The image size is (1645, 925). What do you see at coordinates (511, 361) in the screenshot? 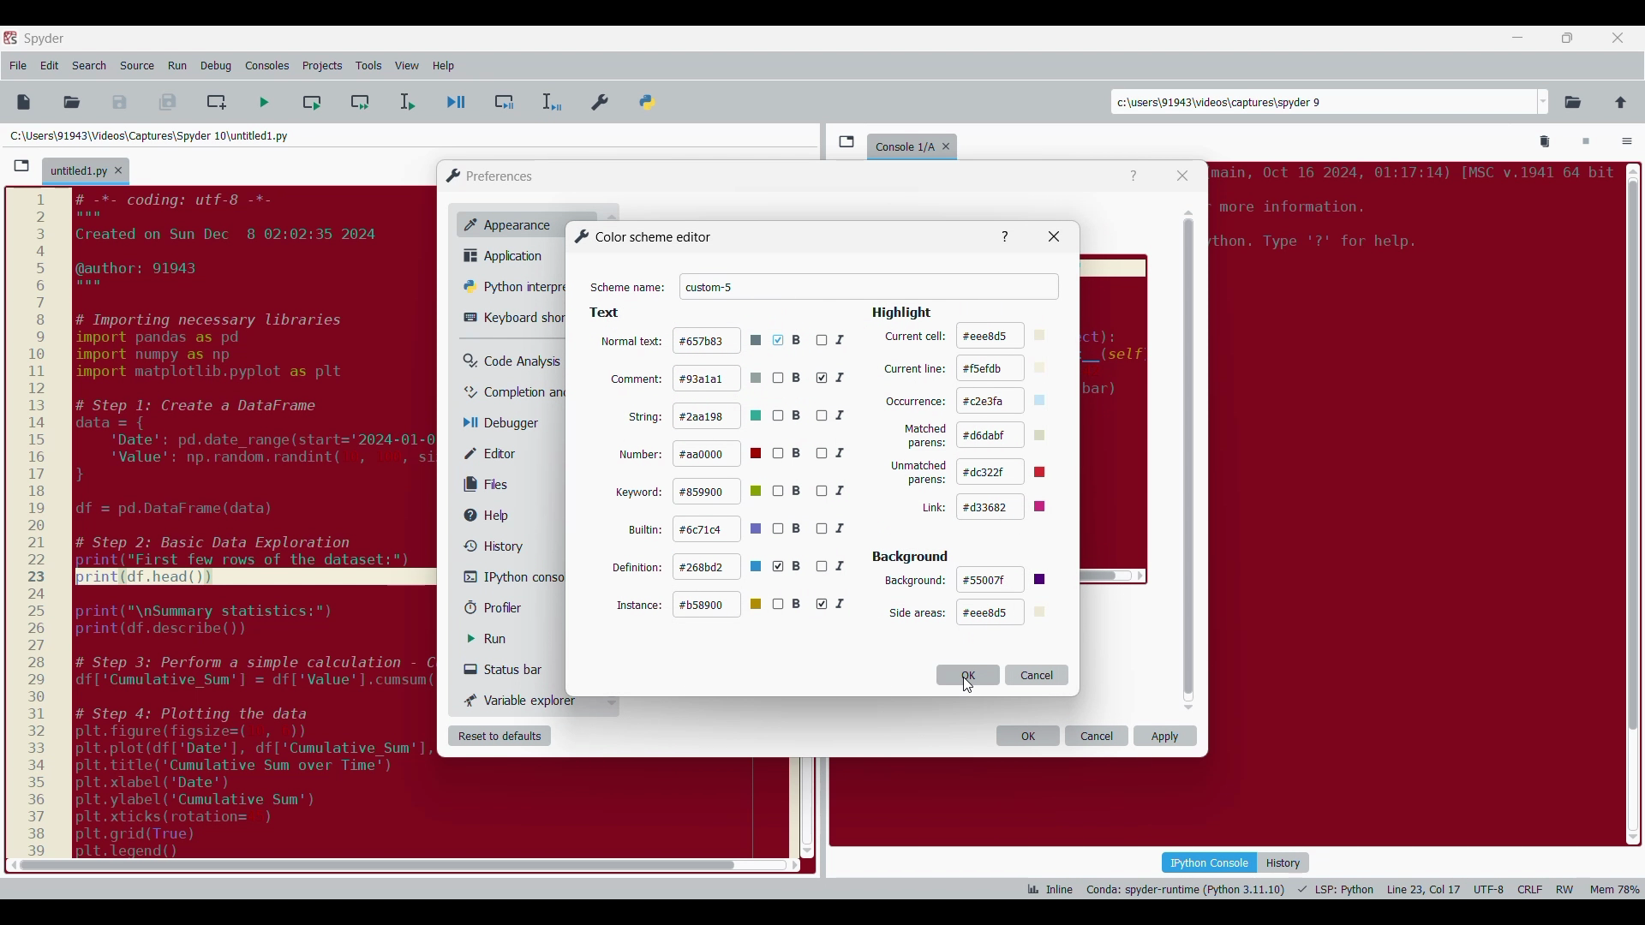
I see `Code analysis` at bounding box center [511, 361].